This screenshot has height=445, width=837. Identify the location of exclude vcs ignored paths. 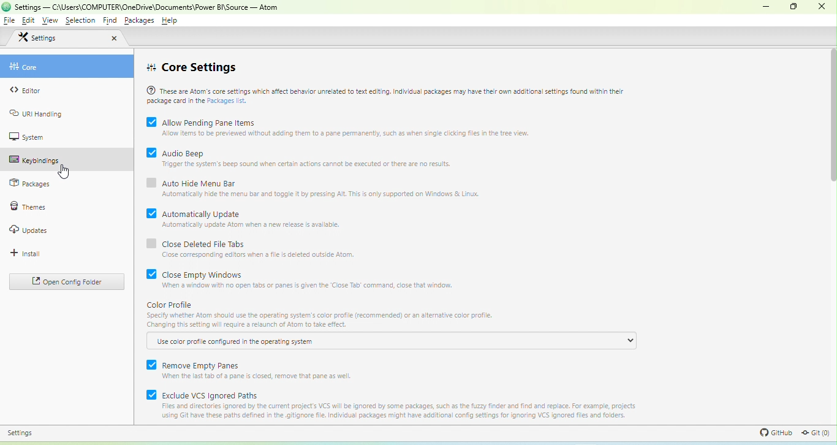
(203, 394).